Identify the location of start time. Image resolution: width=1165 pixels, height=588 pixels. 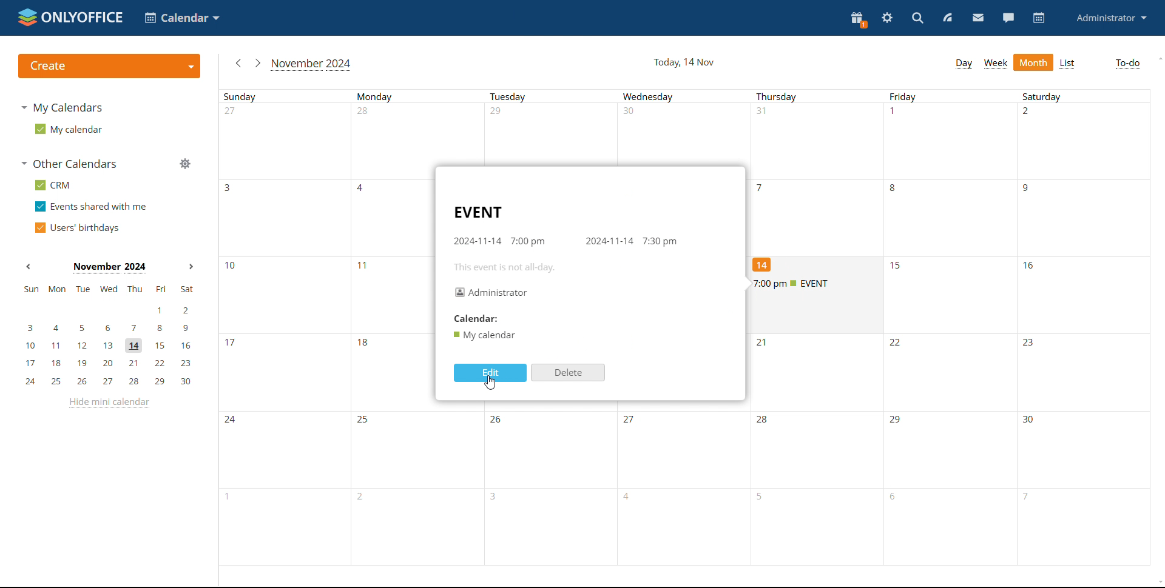
(528, 241).